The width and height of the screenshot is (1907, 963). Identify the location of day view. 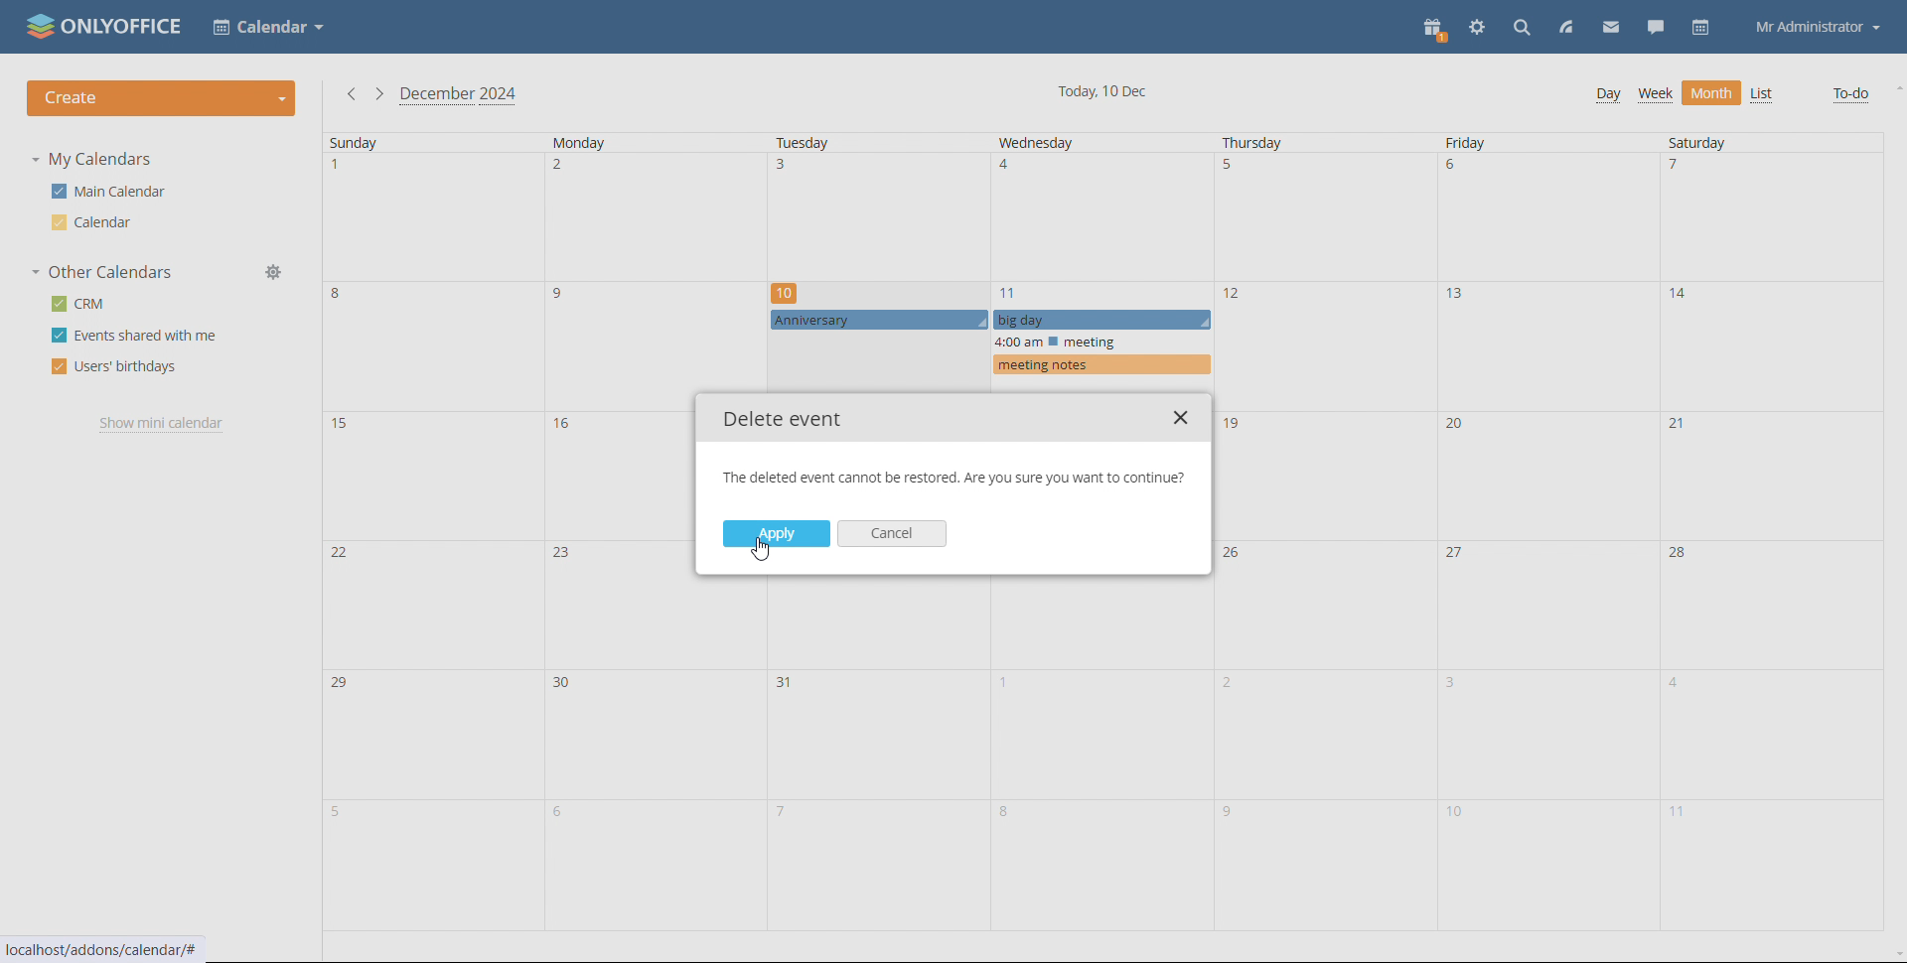
(1608, 94).